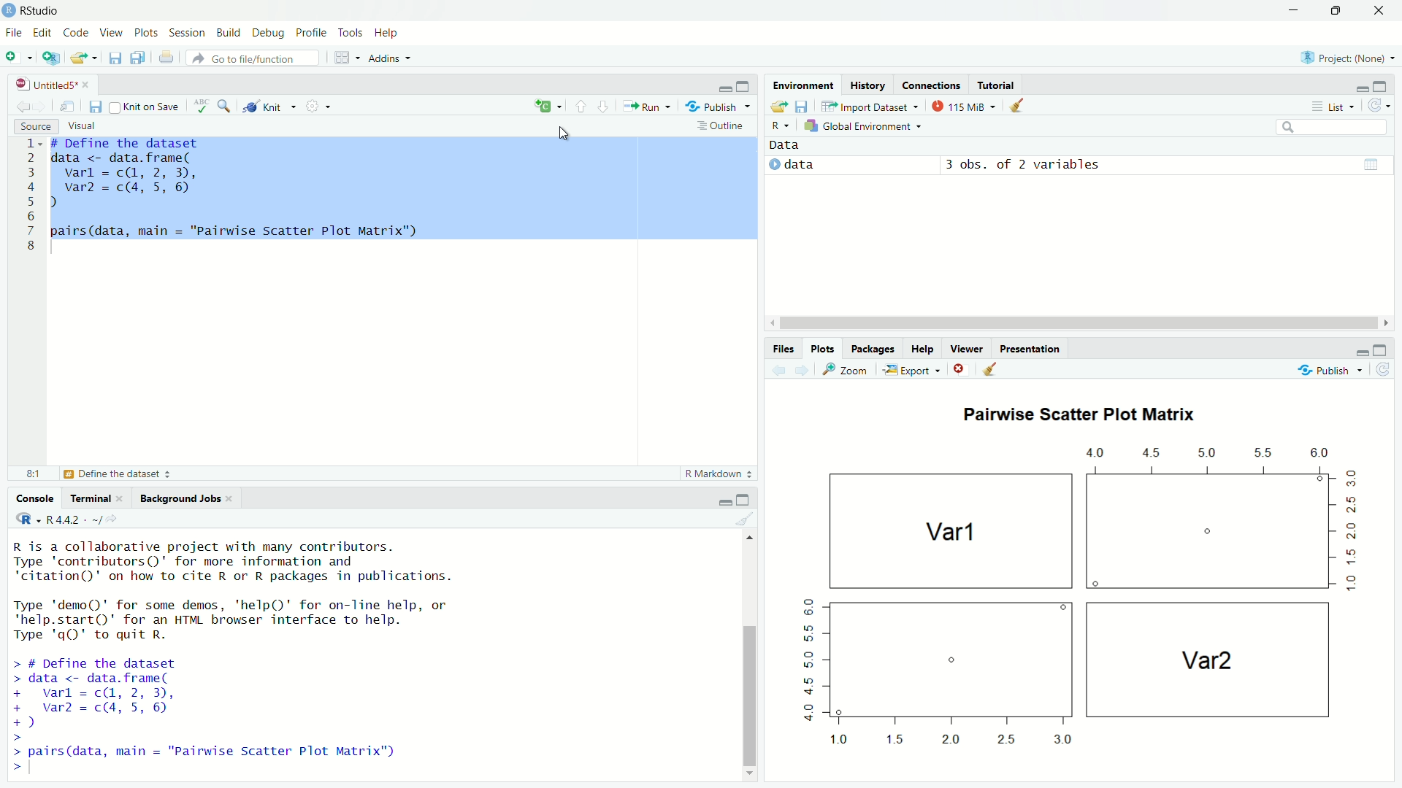  Describe the element at coordinates (25, 518) in the screenshot. I see `R` at that location.